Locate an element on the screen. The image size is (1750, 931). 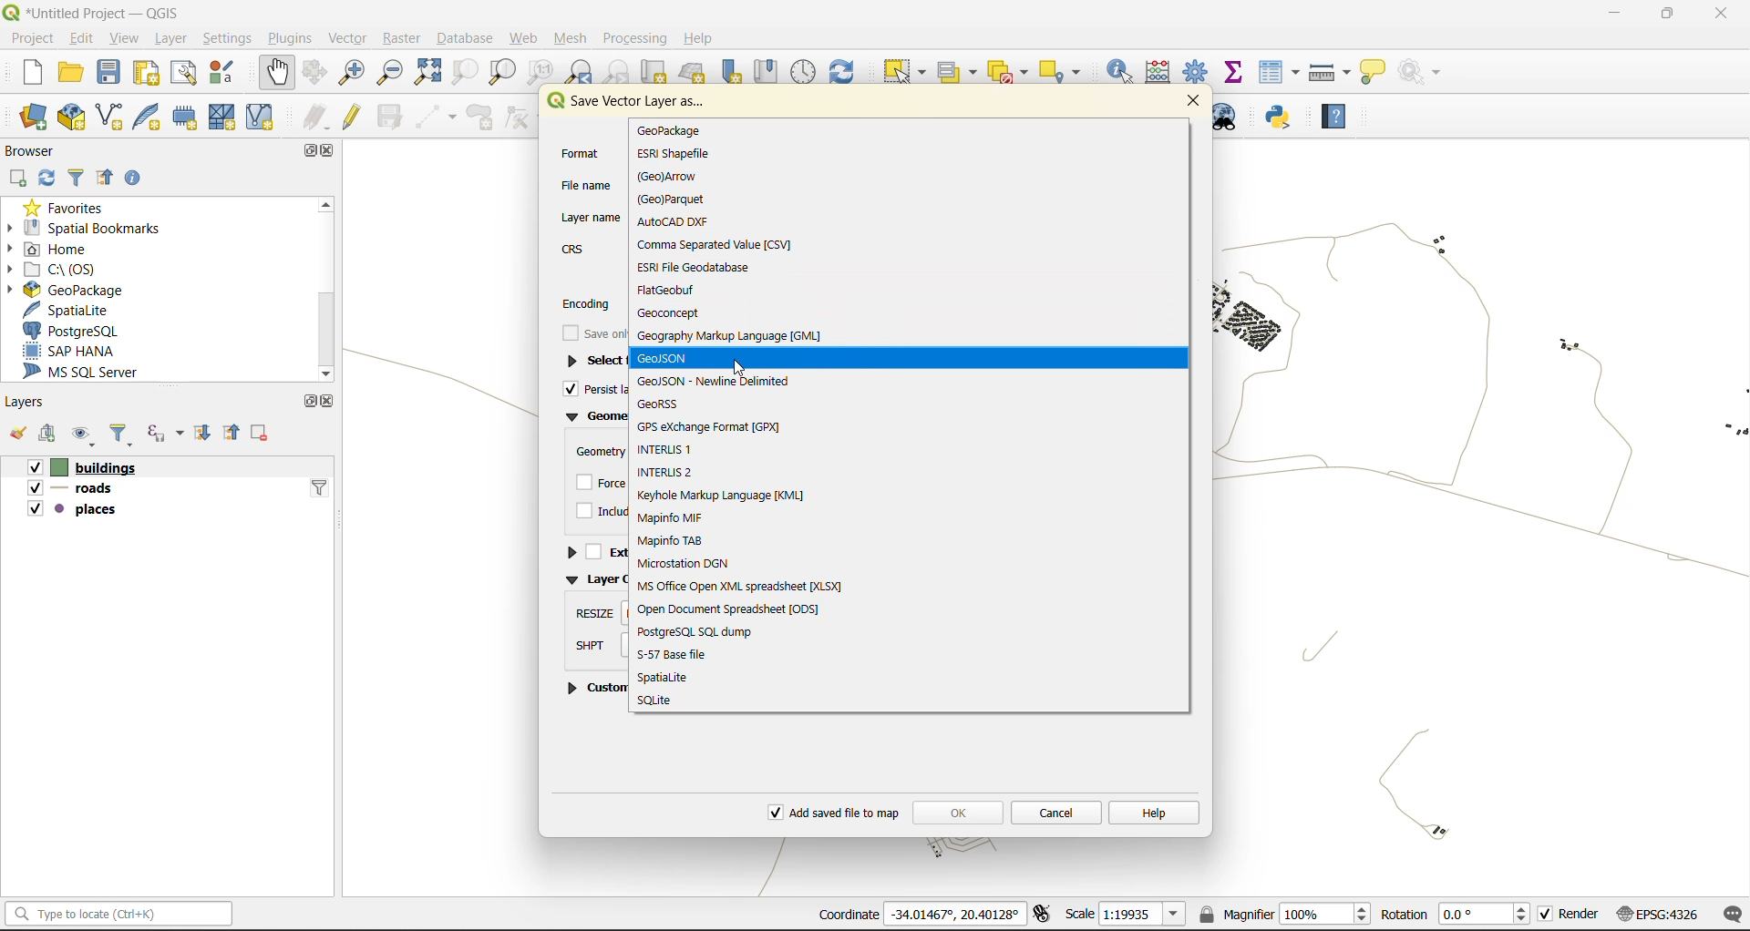
keyhole markup language is located at coordinates (731, 496).